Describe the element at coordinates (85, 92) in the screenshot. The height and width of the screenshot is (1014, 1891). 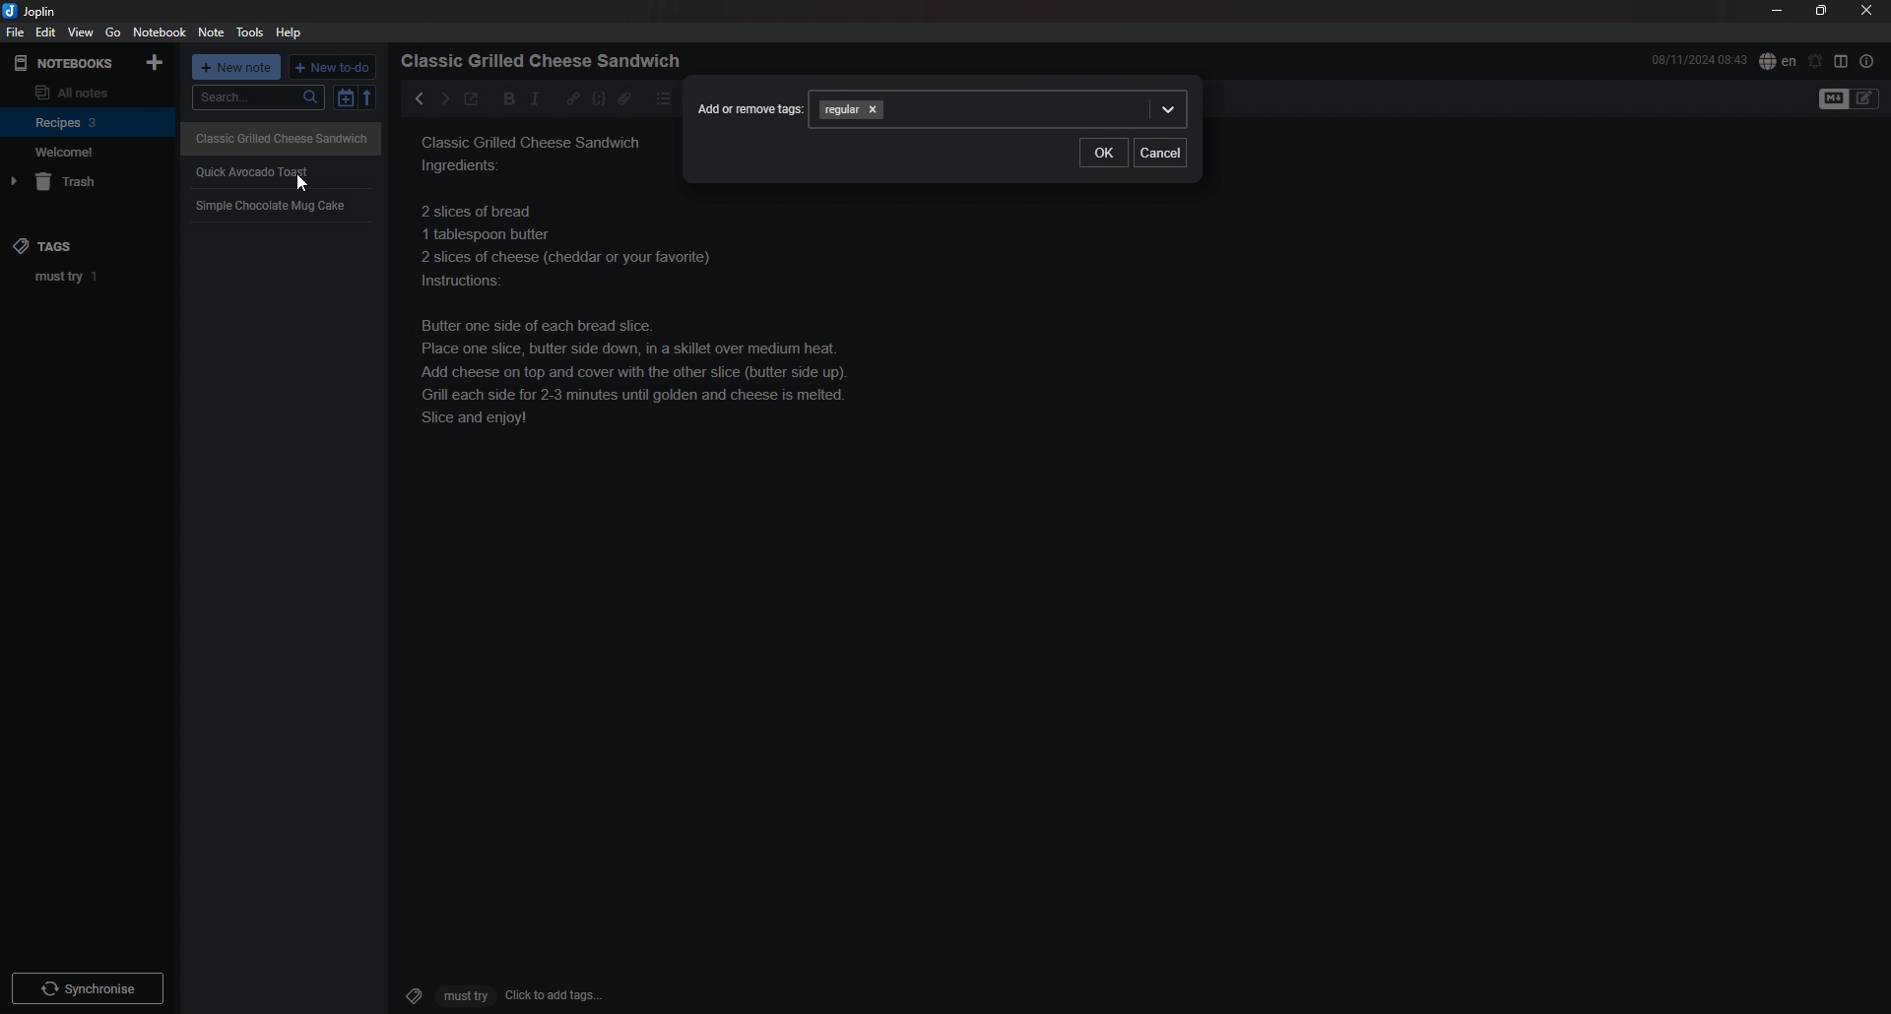
I see `all notes` at that location.